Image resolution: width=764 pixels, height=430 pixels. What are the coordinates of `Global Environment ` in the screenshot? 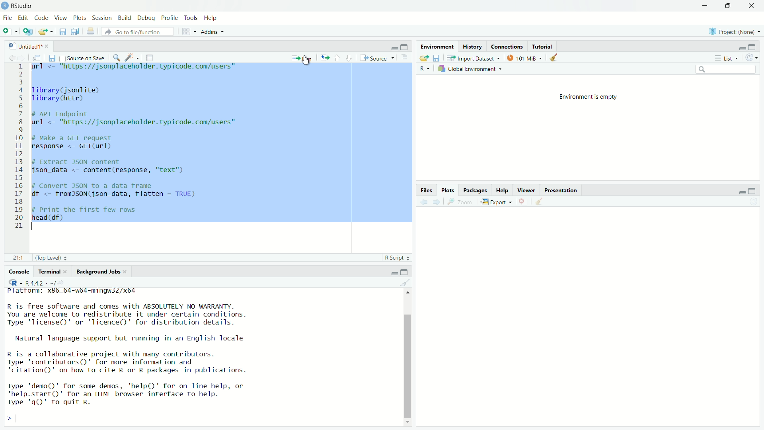 It's located at (470, 70).